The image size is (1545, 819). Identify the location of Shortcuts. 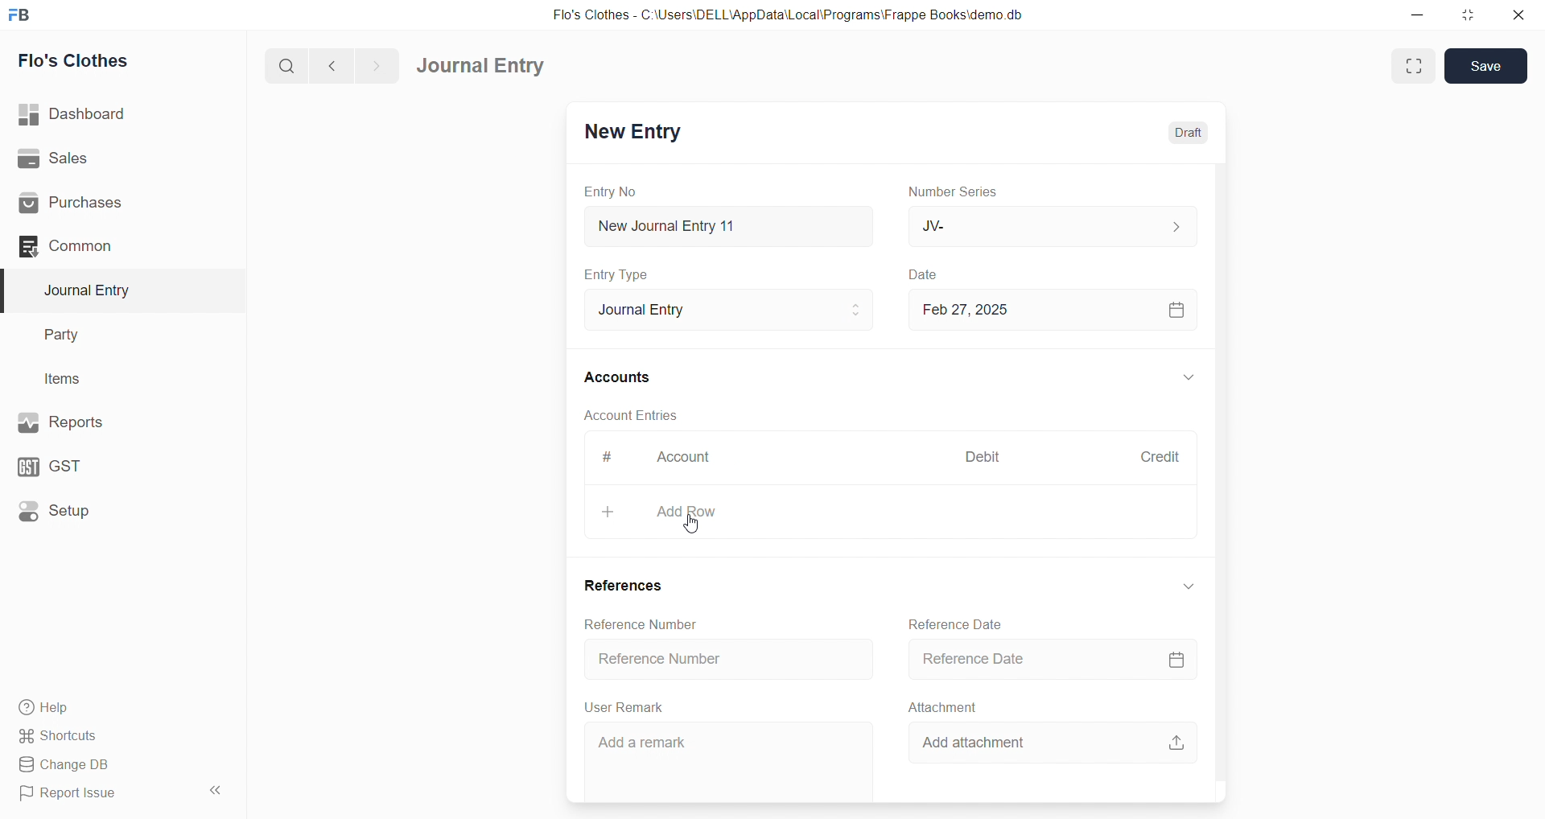
(97, 737).